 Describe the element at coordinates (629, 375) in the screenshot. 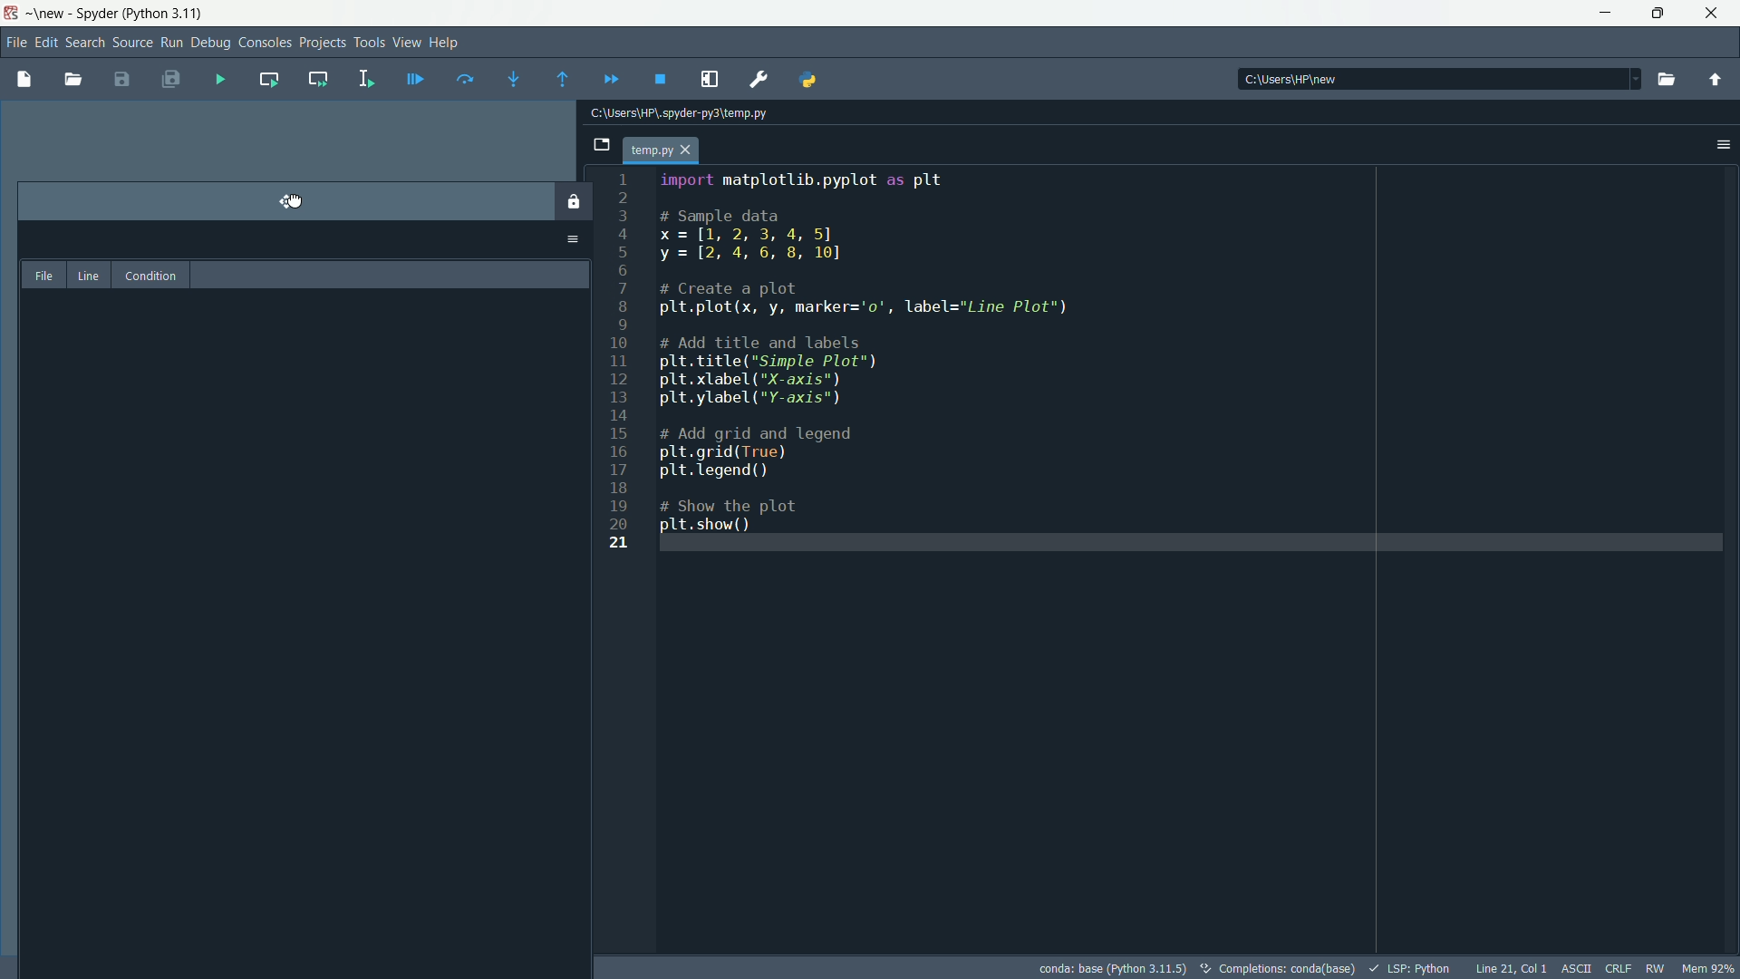

I see `1 2 3 4 5 6 7 8 9 10 11 12 13 14 15 16 17 18 19 20 21` at that location.